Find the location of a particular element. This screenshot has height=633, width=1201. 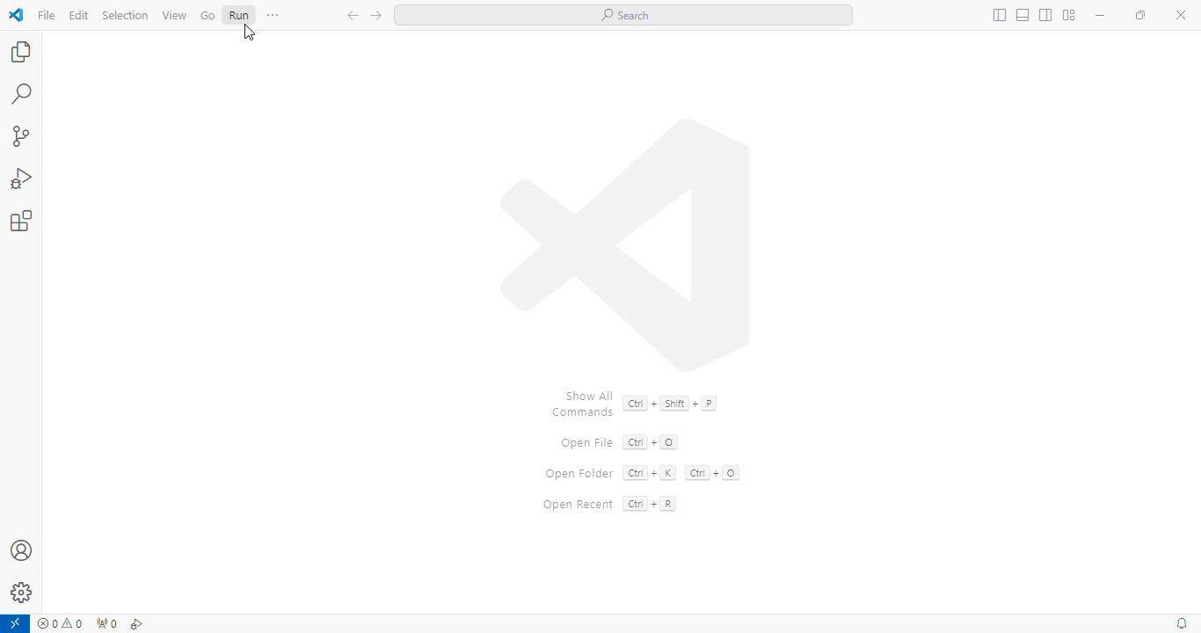

minimize is located at coordinates (1100, 15).